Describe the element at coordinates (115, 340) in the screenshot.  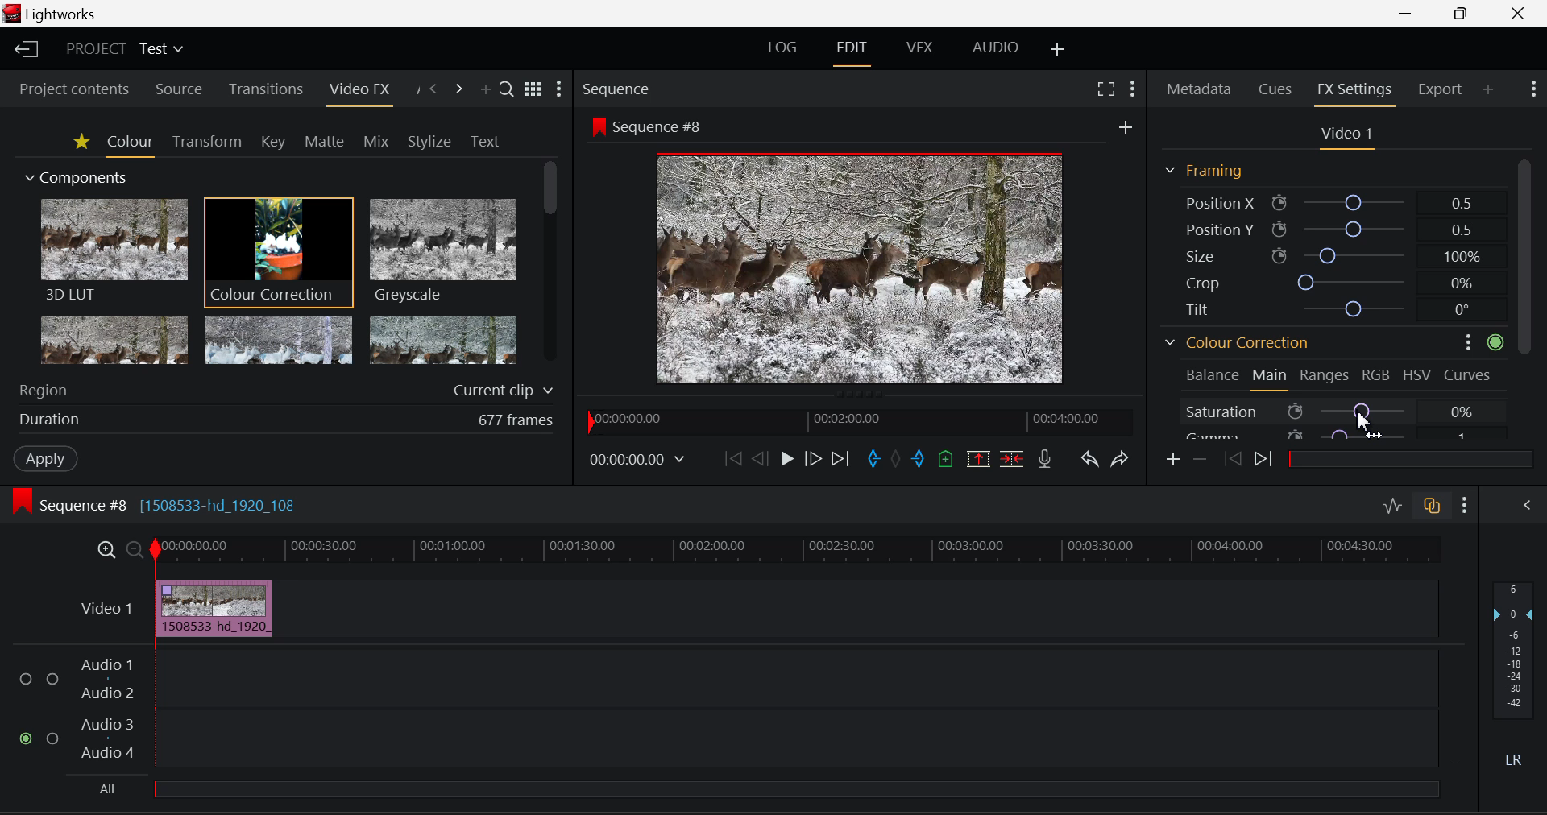
I see `Glow` at that location.